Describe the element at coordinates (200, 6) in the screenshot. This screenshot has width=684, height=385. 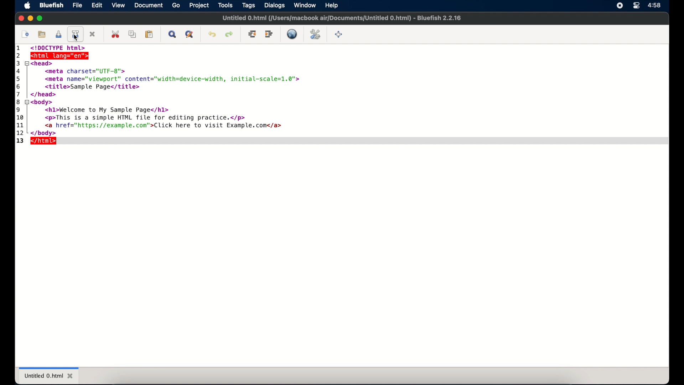
I see `project` at that location.